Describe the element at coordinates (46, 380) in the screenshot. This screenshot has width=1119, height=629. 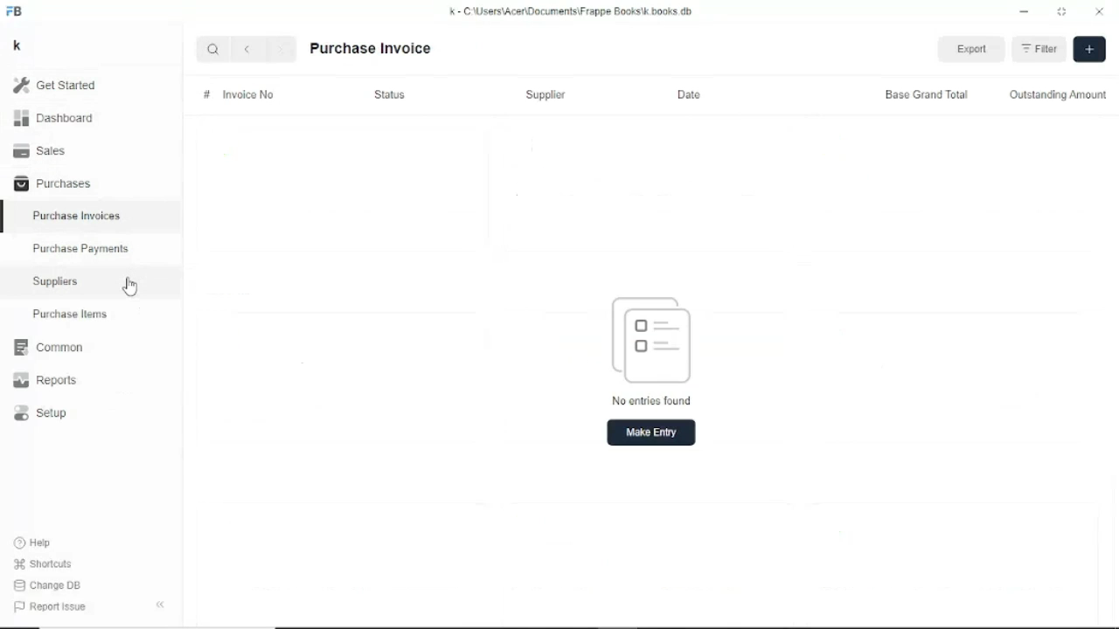
I see `Reports` at that location.